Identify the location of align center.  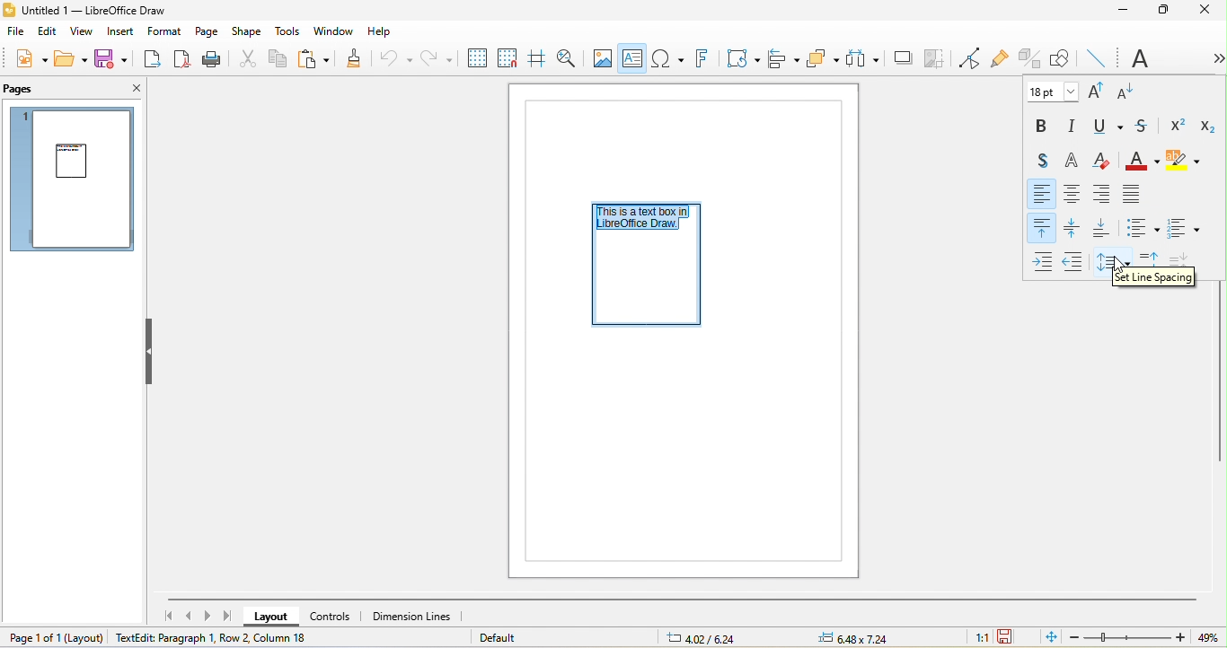
(1074, 193).